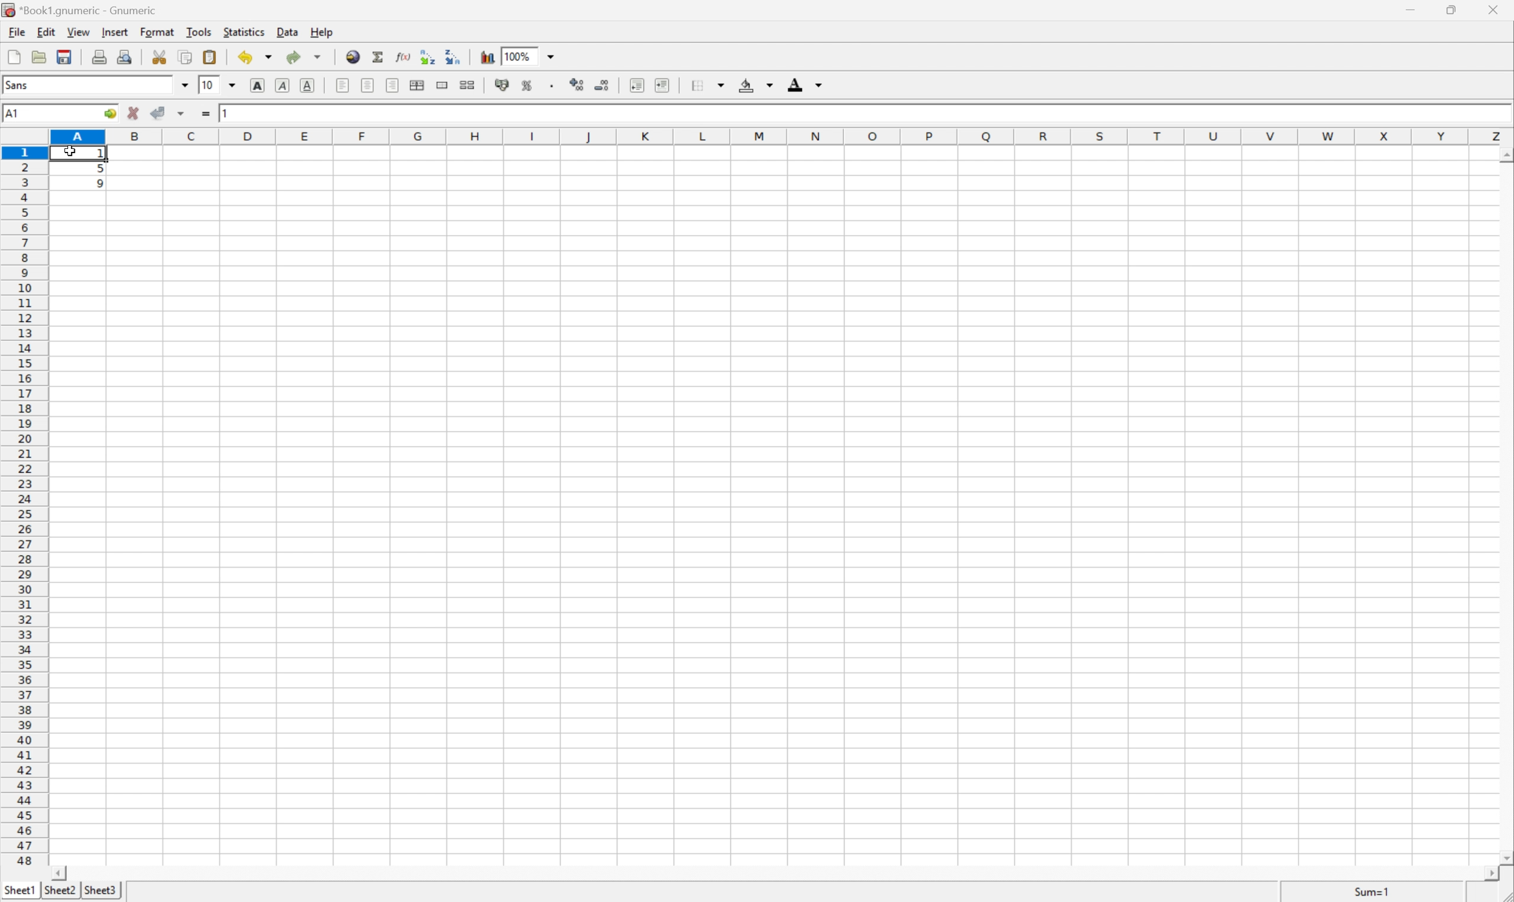 This screenshot has width=1514, height=902. What do you see at coordinates (37, 55) in the screenshot?
I see `open a file` at bounding box center [37, 55].